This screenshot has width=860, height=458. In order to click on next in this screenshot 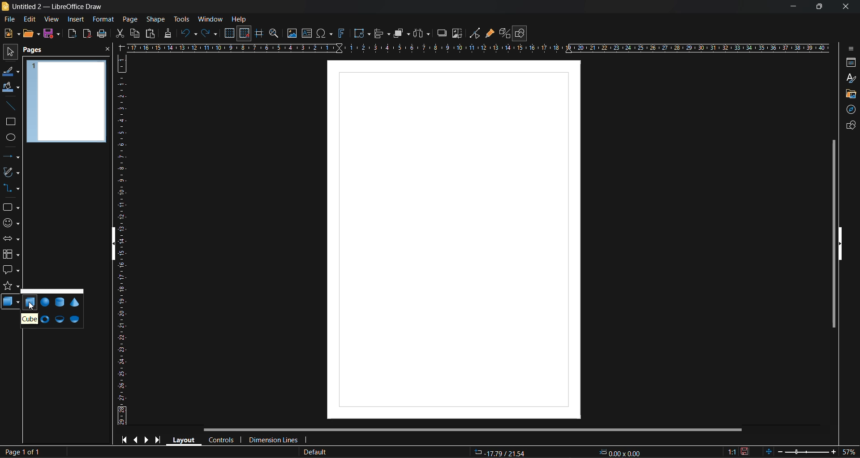, I will do `click(147, 440)`.